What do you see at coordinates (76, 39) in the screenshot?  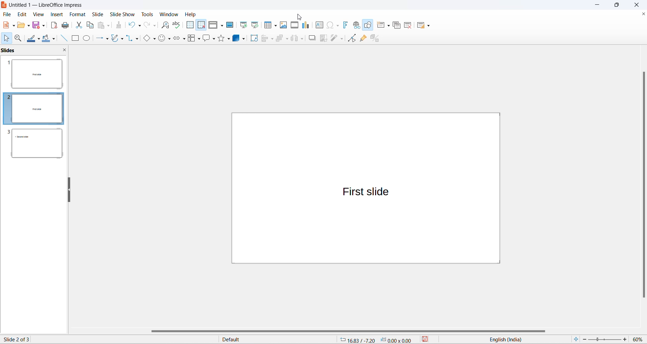 I see `rectangle` at bounding box center [76, 39].